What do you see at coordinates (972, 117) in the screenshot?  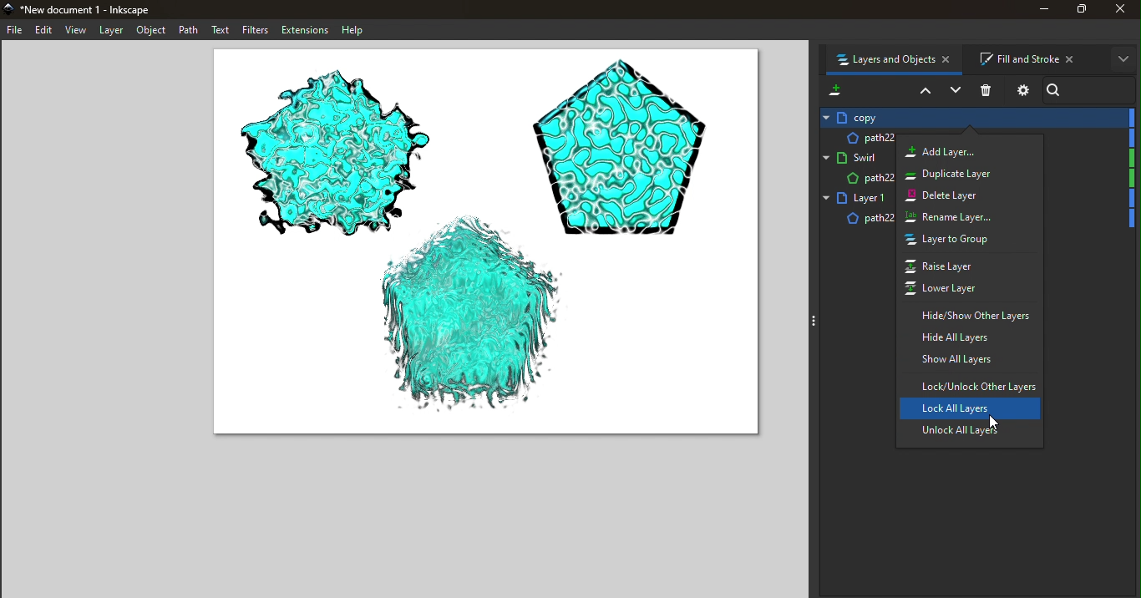 I see `copy layer` at bounding box center [972, 117].